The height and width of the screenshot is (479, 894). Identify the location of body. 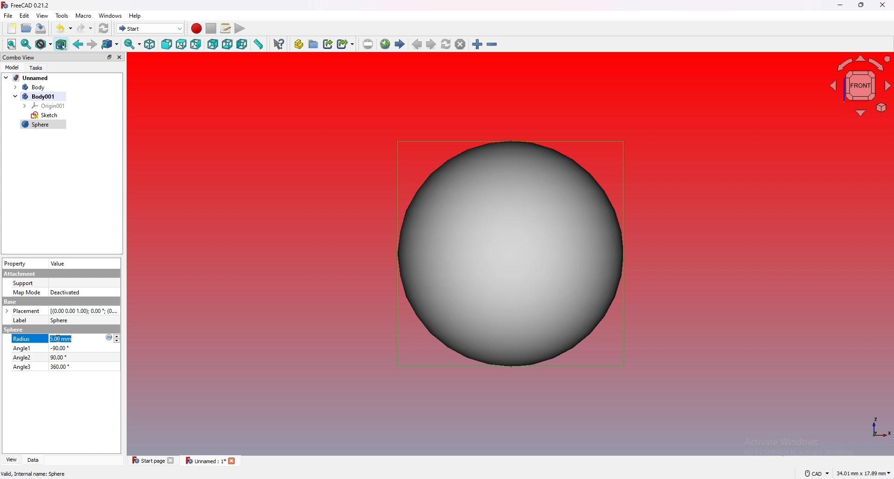
(36, 87).